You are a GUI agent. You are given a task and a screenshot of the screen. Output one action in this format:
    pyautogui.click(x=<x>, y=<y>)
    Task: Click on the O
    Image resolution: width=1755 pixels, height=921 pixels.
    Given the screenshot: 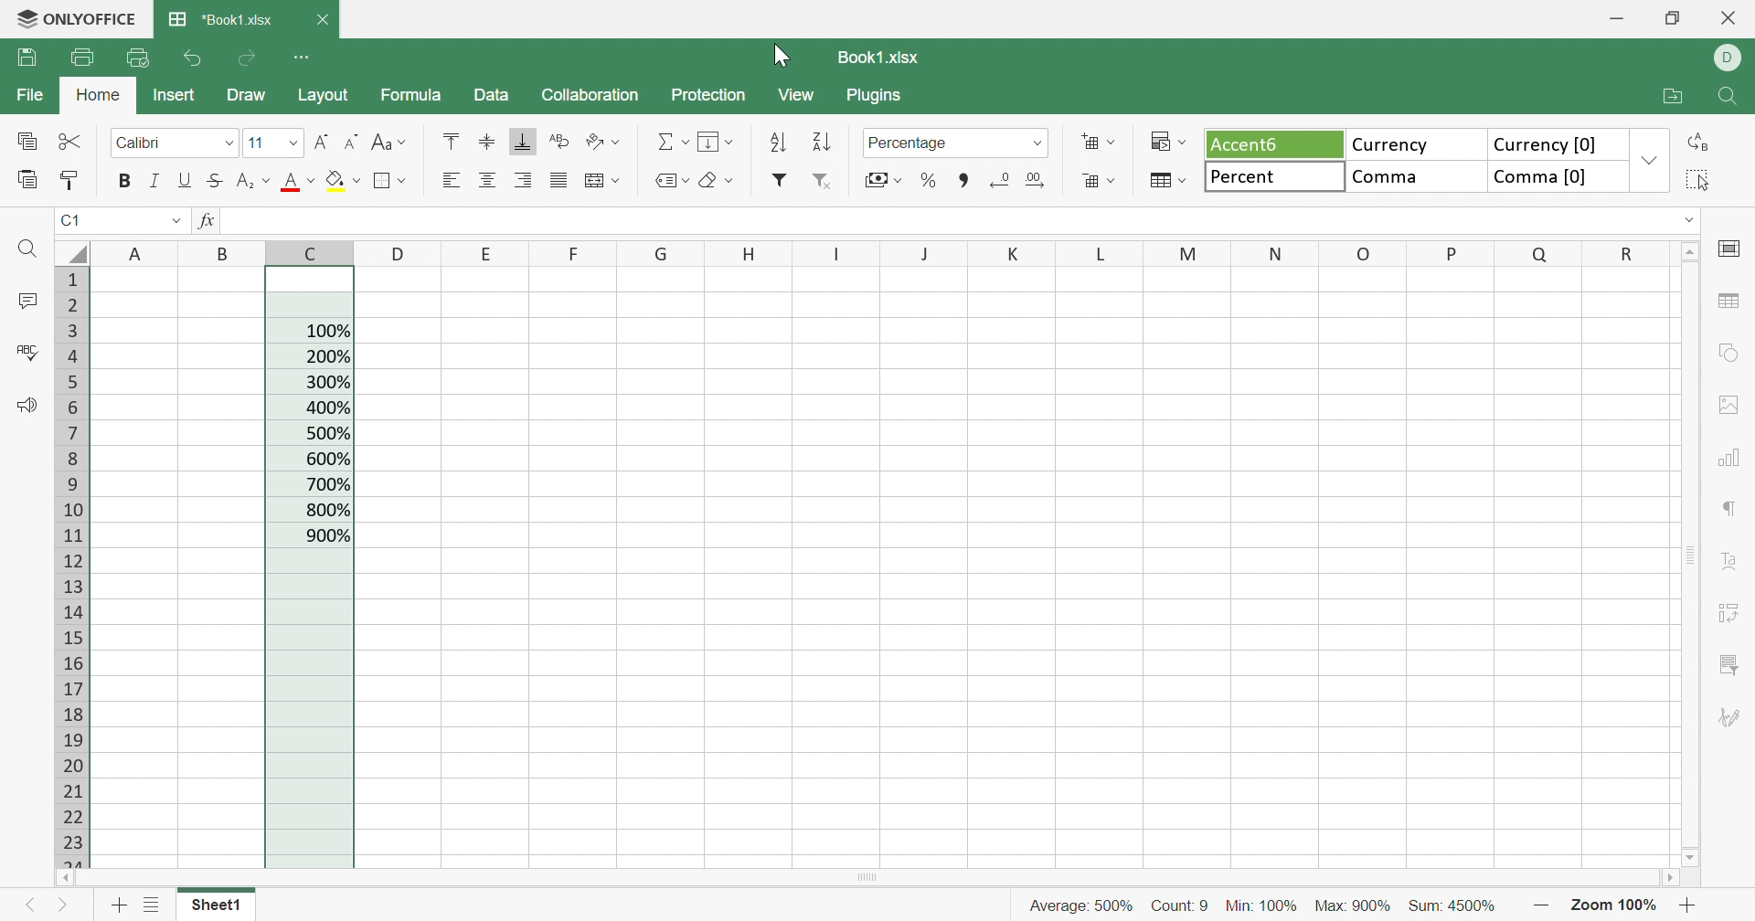 What is the action you would take?
    pyautogui.click(x=1367, y=252)
    